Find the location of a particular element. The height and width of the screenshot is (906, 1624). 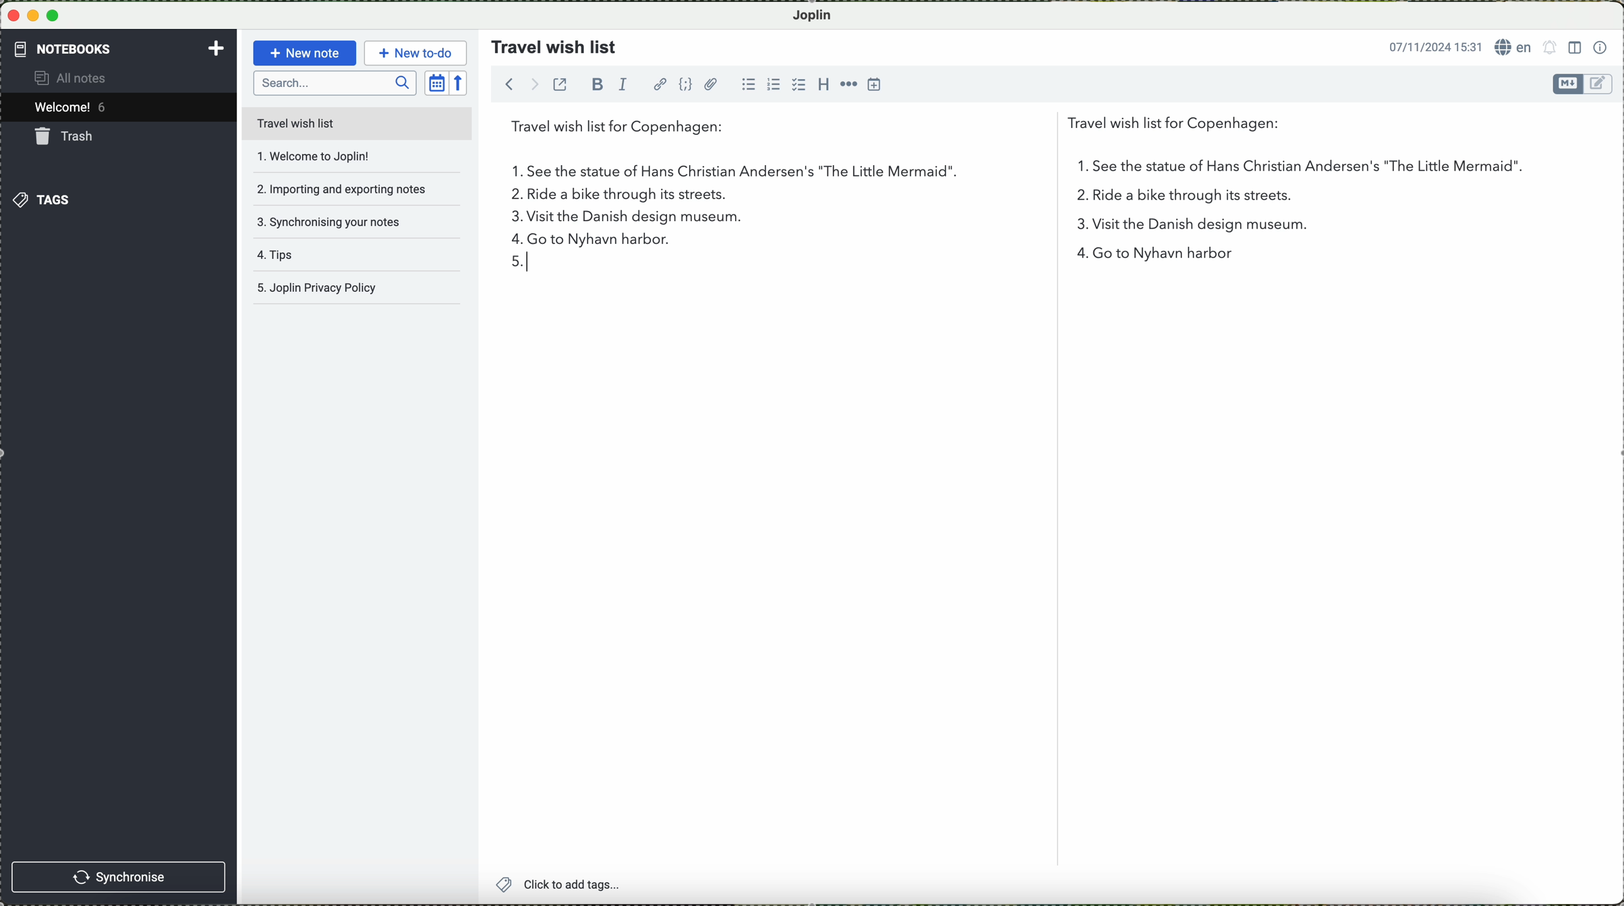

new note button is located at coordinates (303, 53).